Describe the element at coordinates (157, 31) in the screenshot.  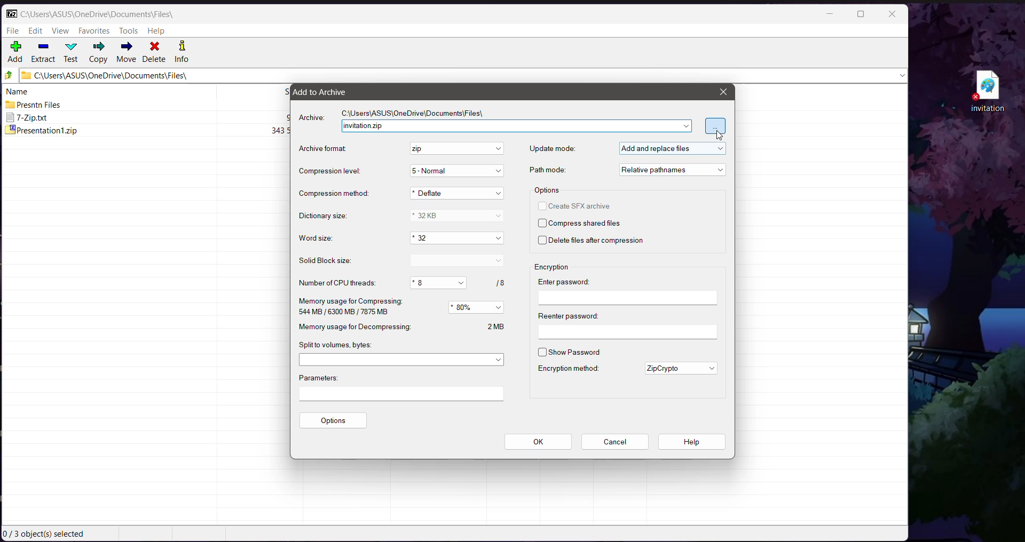
I see `Help` at that location.